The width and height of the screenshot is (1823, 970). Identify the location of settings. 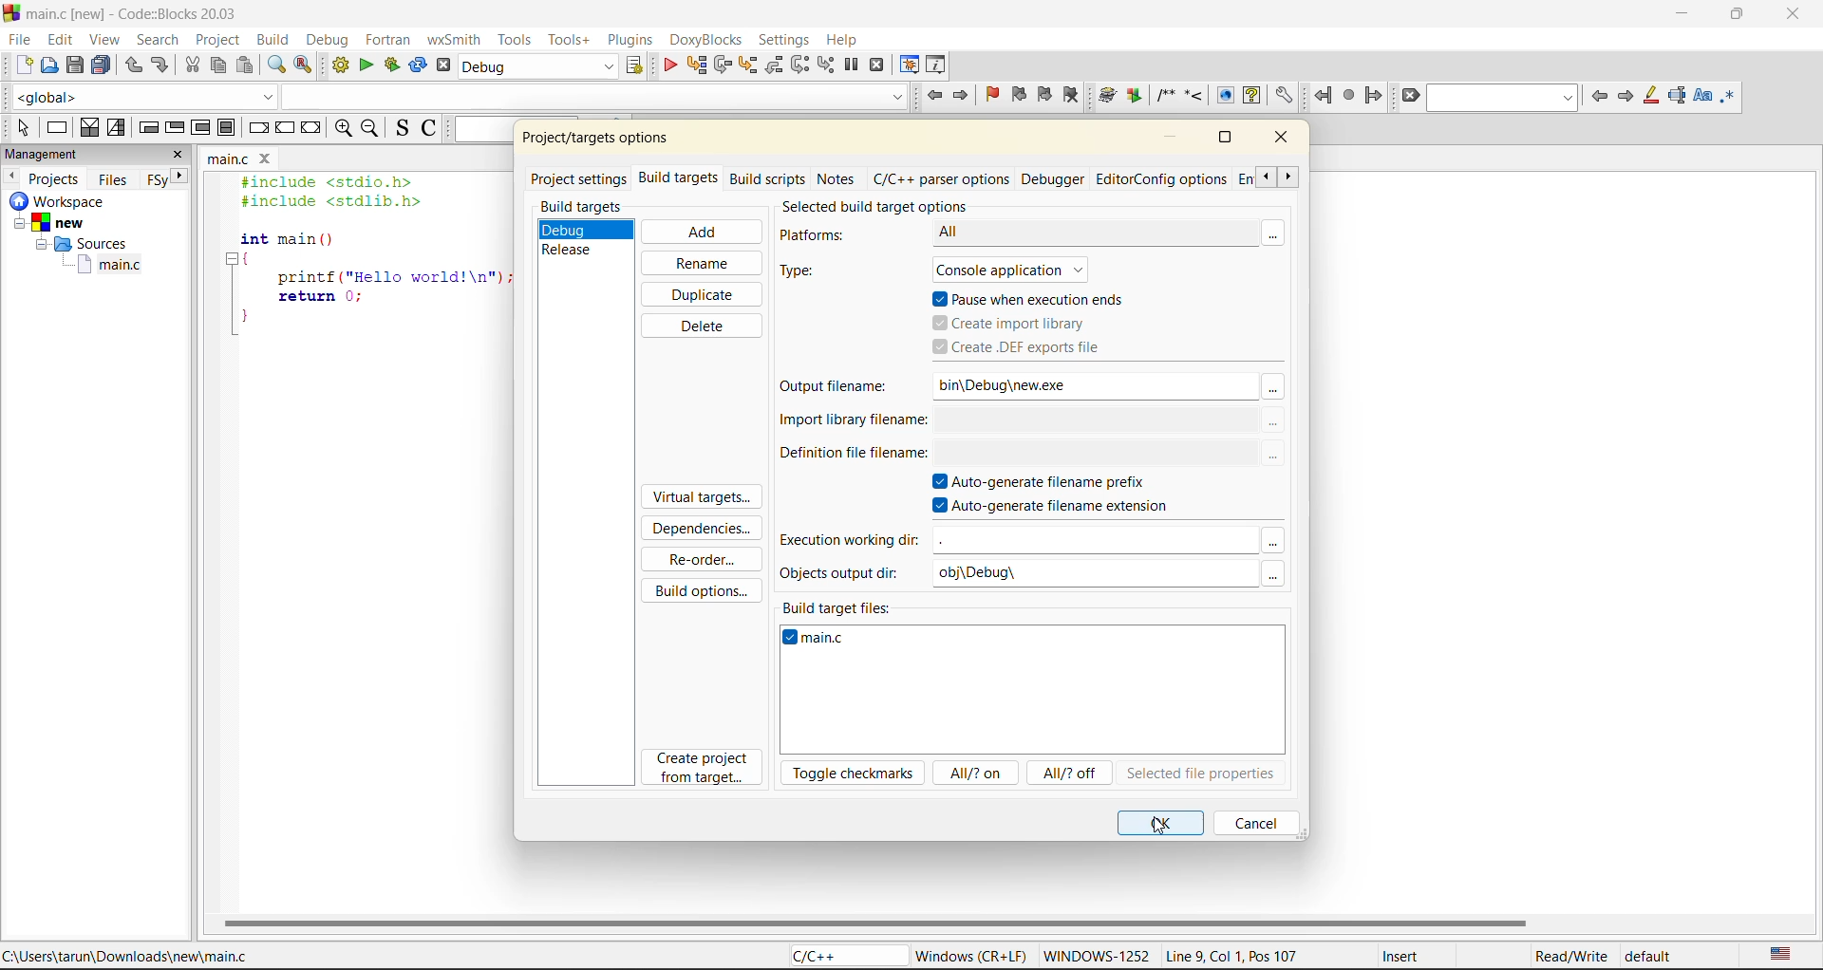
(785, 41).